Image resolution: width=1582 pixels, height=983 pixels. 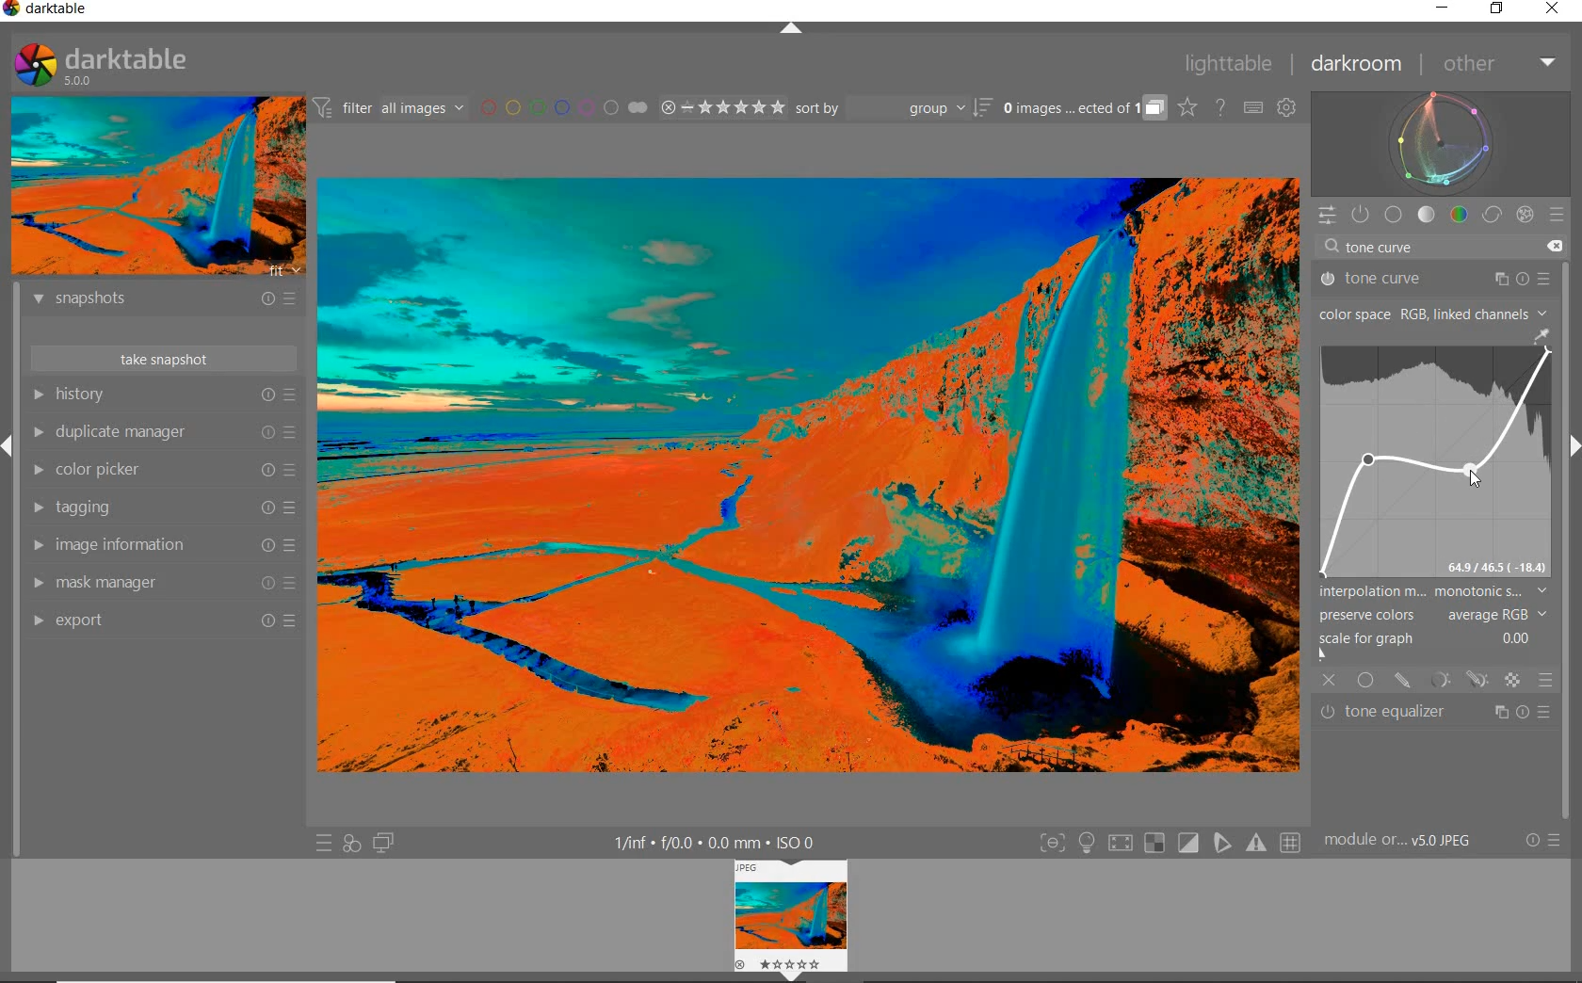 I want to click on SCALE FOR GRAPH, so click(x=1428, y=648).